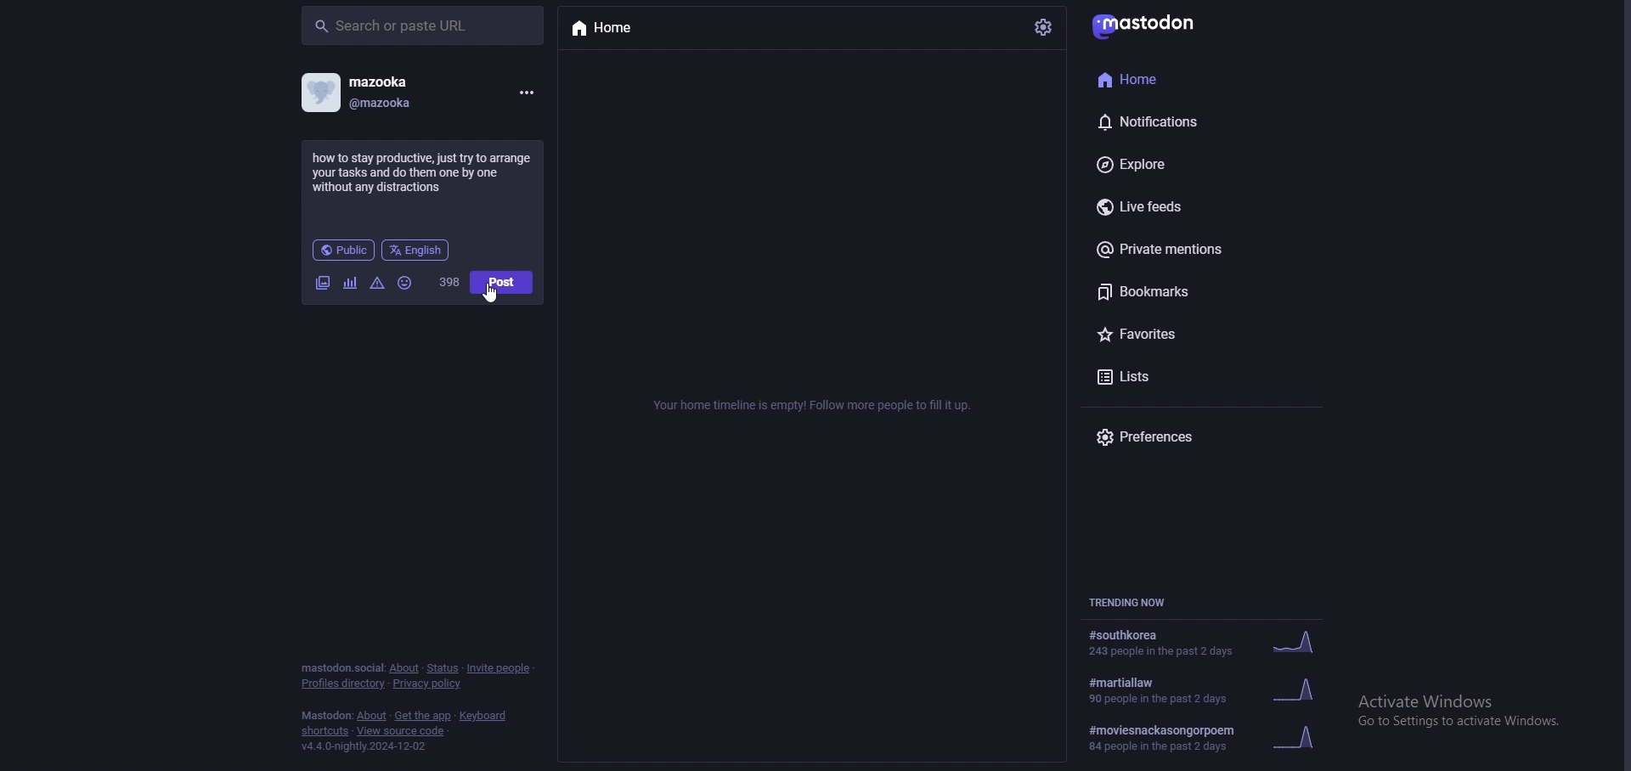  I want to click on chart, so click(351, 283).